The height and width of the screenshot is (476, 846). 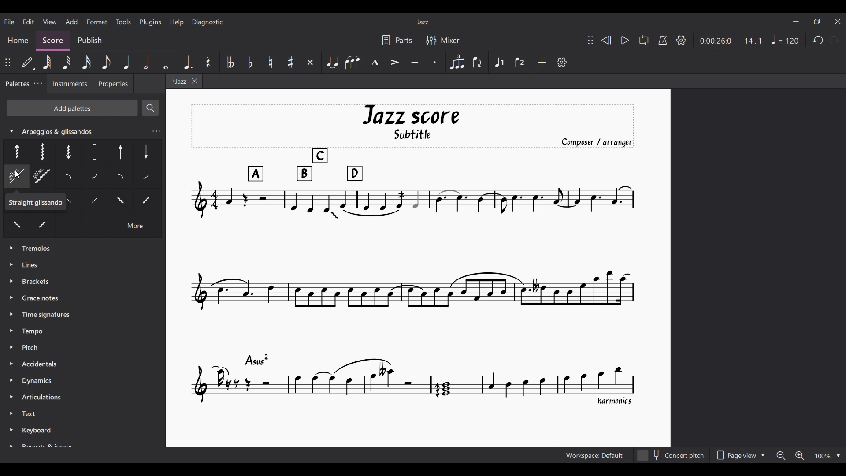 What do you see at coordinates (8, 62) in the screenshot?
I see `Change position` at bounding box center [8, 62].